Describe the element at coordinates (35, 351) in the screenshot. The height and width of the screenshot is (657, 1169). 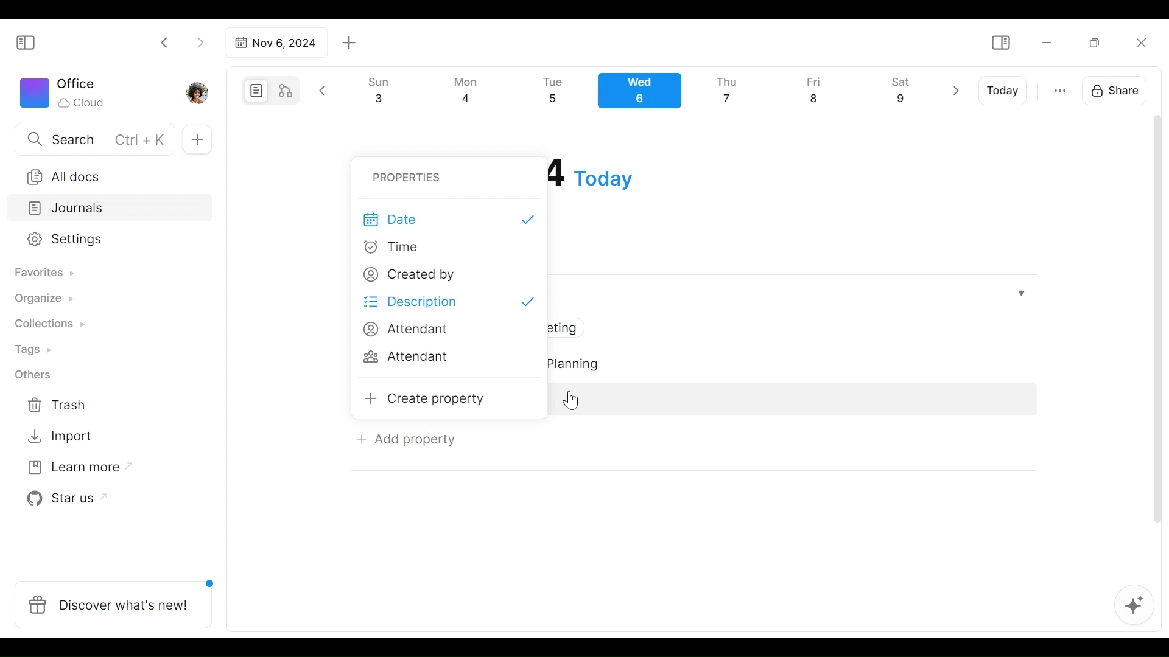
I see `Tags` at that location.